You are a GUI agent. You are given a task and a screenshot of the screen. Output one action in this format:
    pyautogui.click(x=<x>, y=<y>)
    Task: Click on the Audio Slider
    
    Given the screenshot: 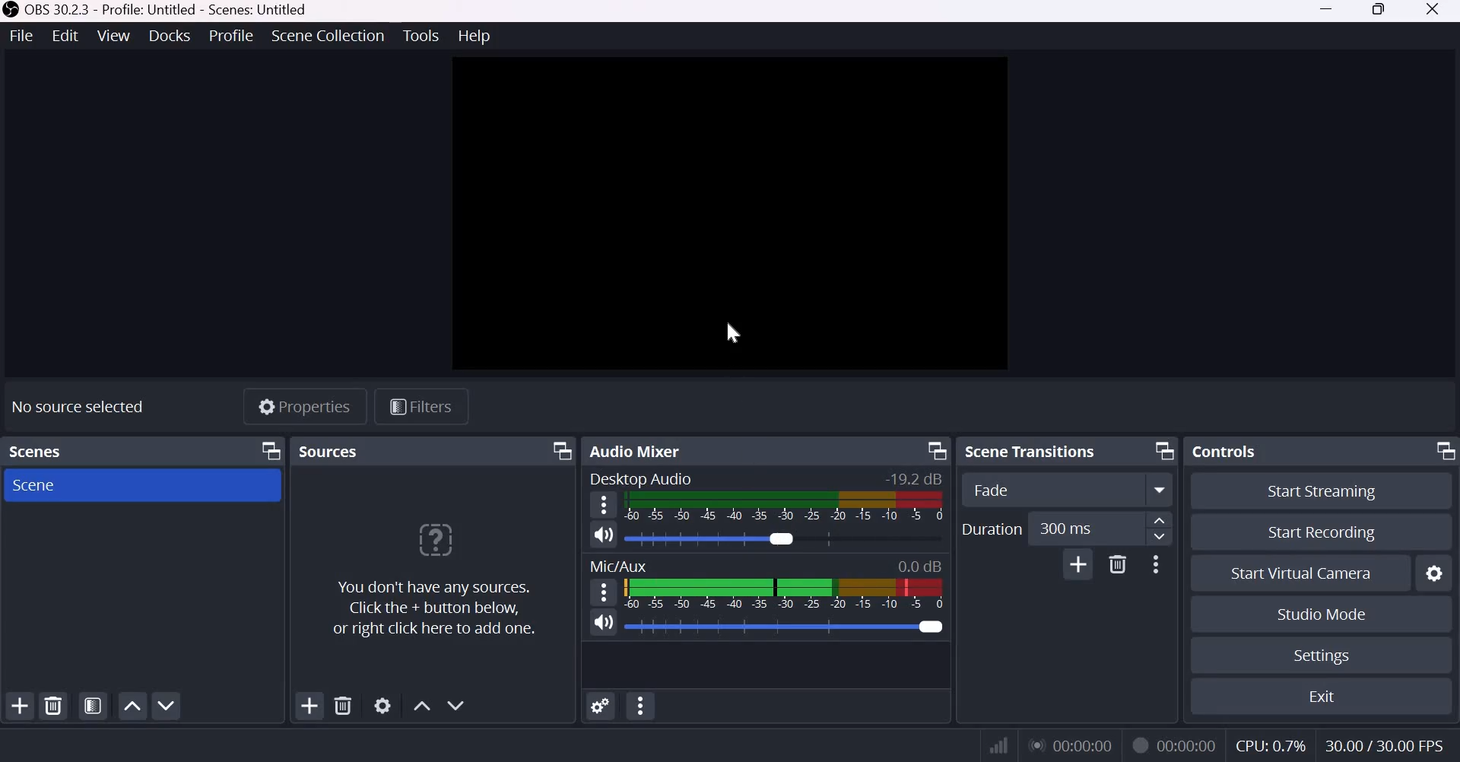 What is the action you would take?
    pyautogui.click(x=791, y=625)
    